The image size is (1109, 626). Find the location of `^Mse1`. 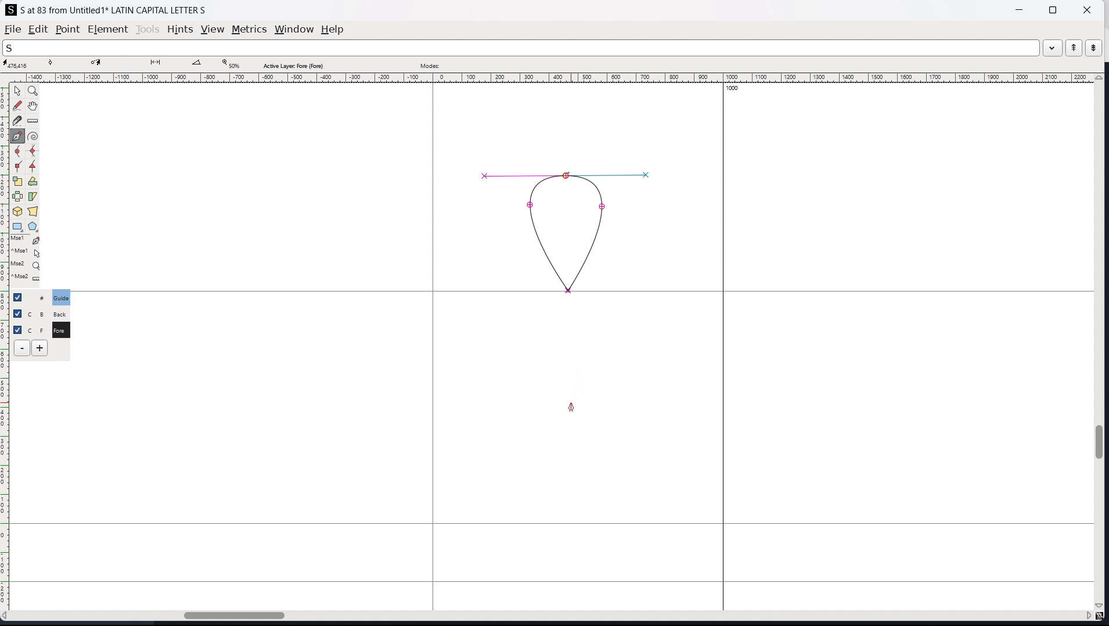

^Mse1 is located at coordinates (26, 253).